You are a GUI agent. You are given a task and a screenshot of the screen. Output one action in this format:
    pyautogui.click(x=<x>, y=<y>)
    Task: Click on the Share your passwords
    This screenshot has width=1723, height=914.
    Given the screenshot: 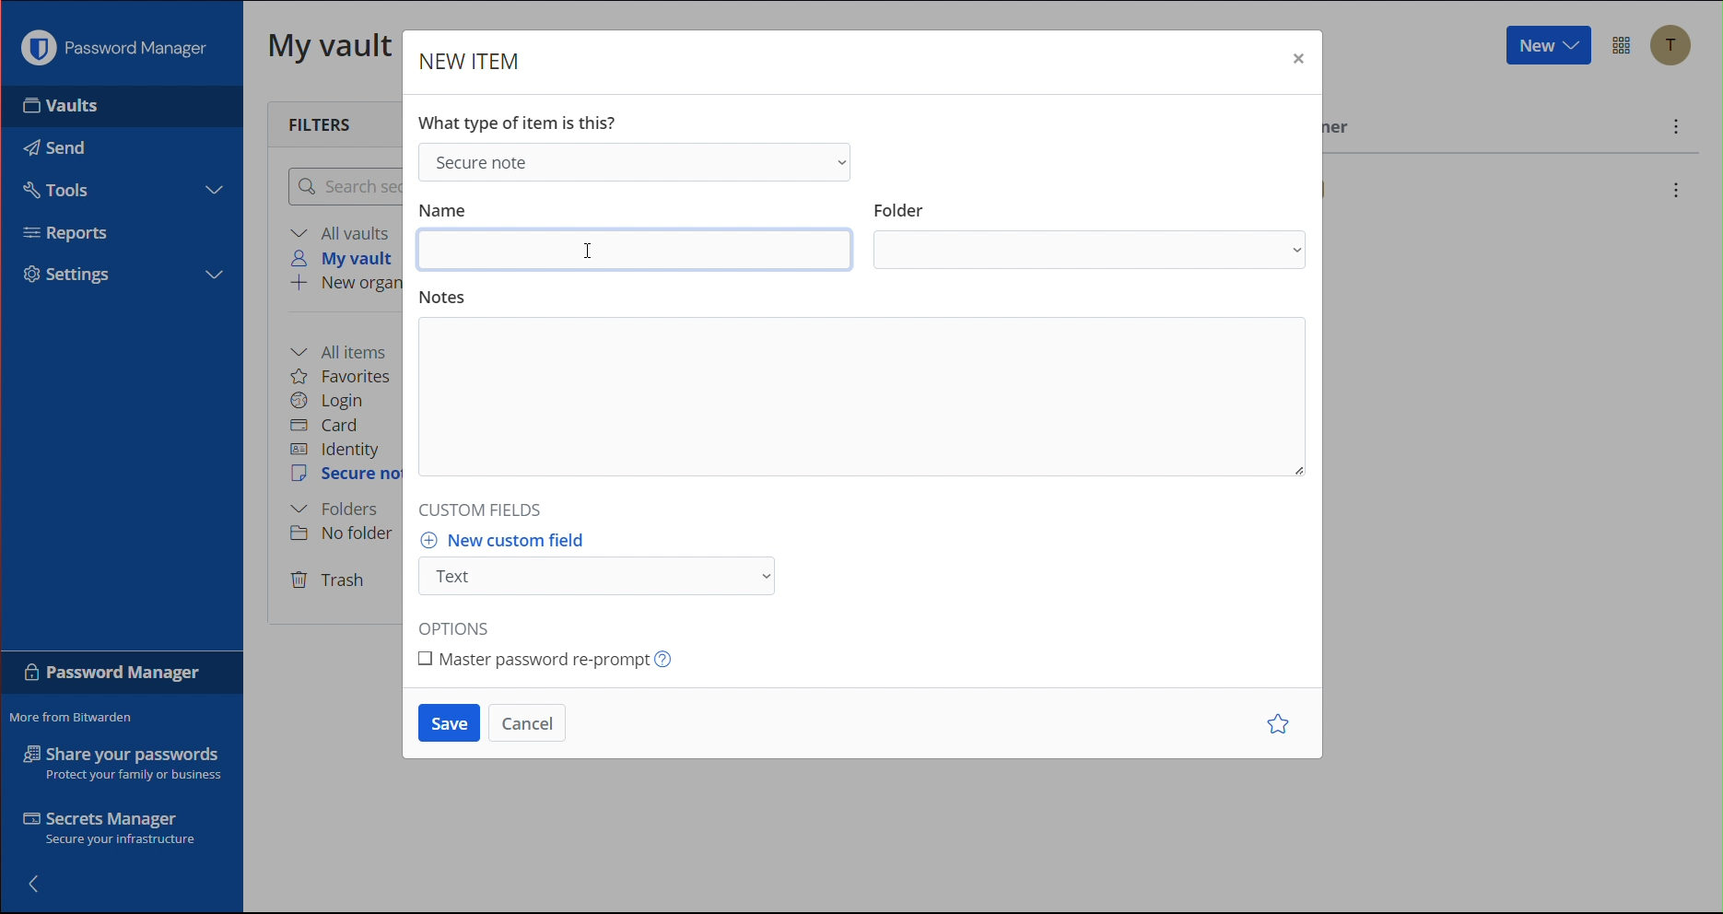 What is the action you would take?
    pyautogui.click(x=123, y=763)
    